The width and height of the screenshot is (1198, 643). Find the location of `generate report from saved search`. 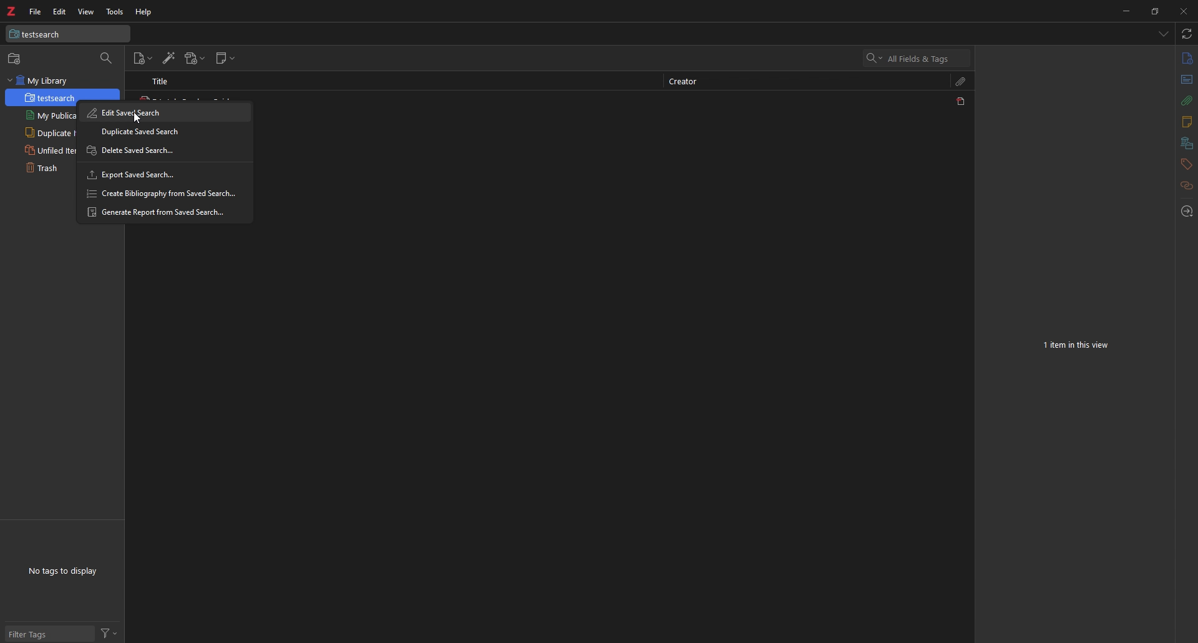

generate report from saved search is located at coordinates (163, 212).